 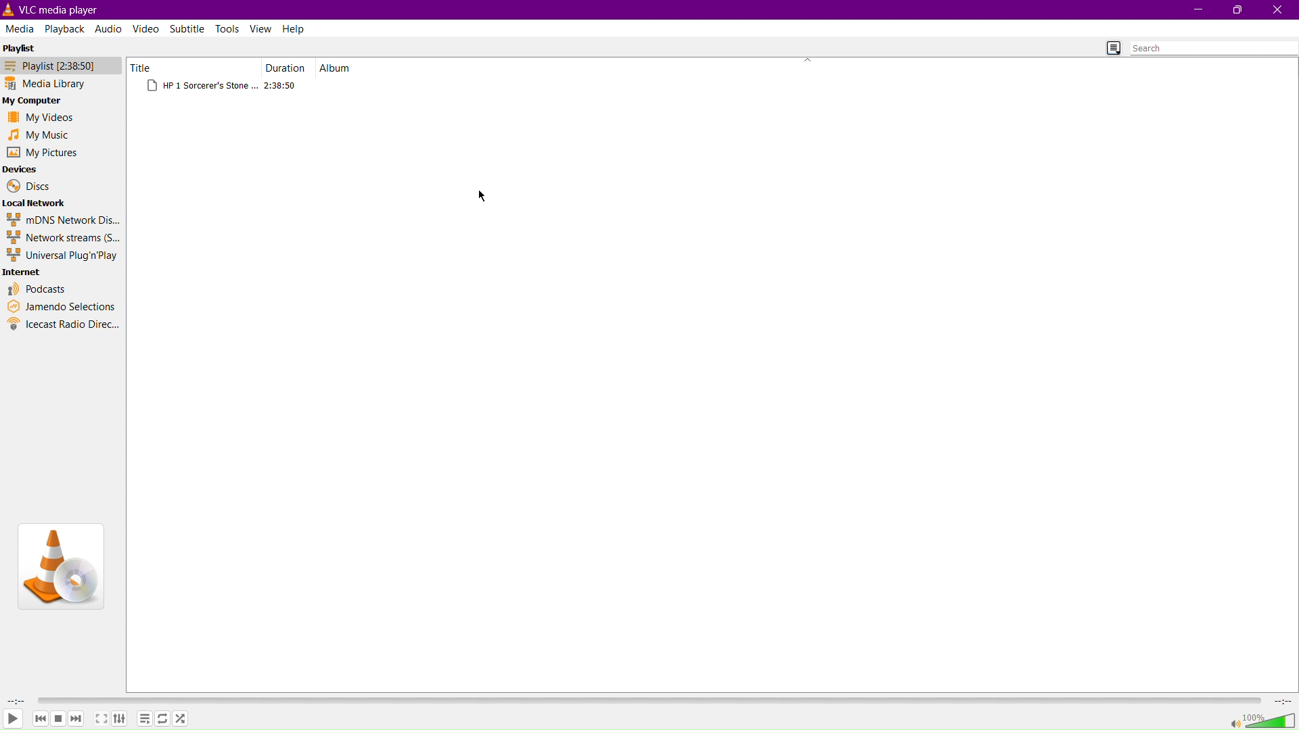 What do you see at coordinates (229, 28) in the screenshot?
I see `Tools` at bounding box center [229, 28].